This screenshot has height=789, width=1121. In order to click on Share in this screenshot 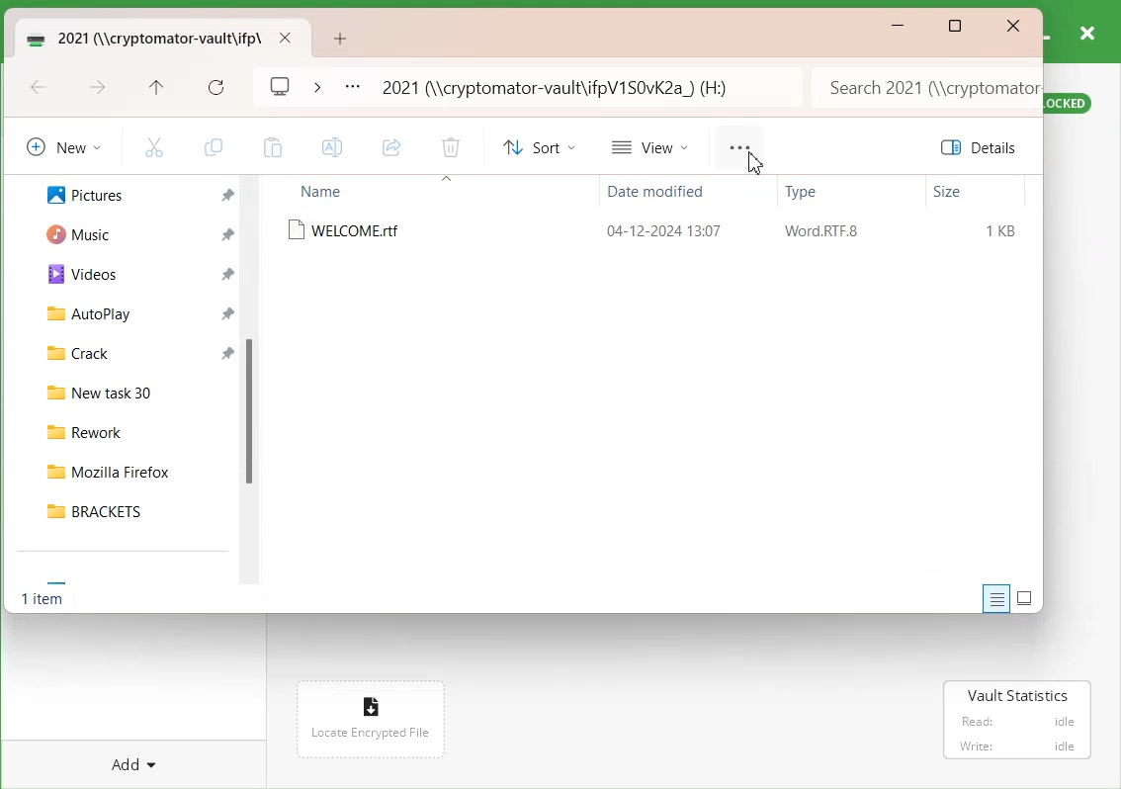, I will do `click(391, 148)`.